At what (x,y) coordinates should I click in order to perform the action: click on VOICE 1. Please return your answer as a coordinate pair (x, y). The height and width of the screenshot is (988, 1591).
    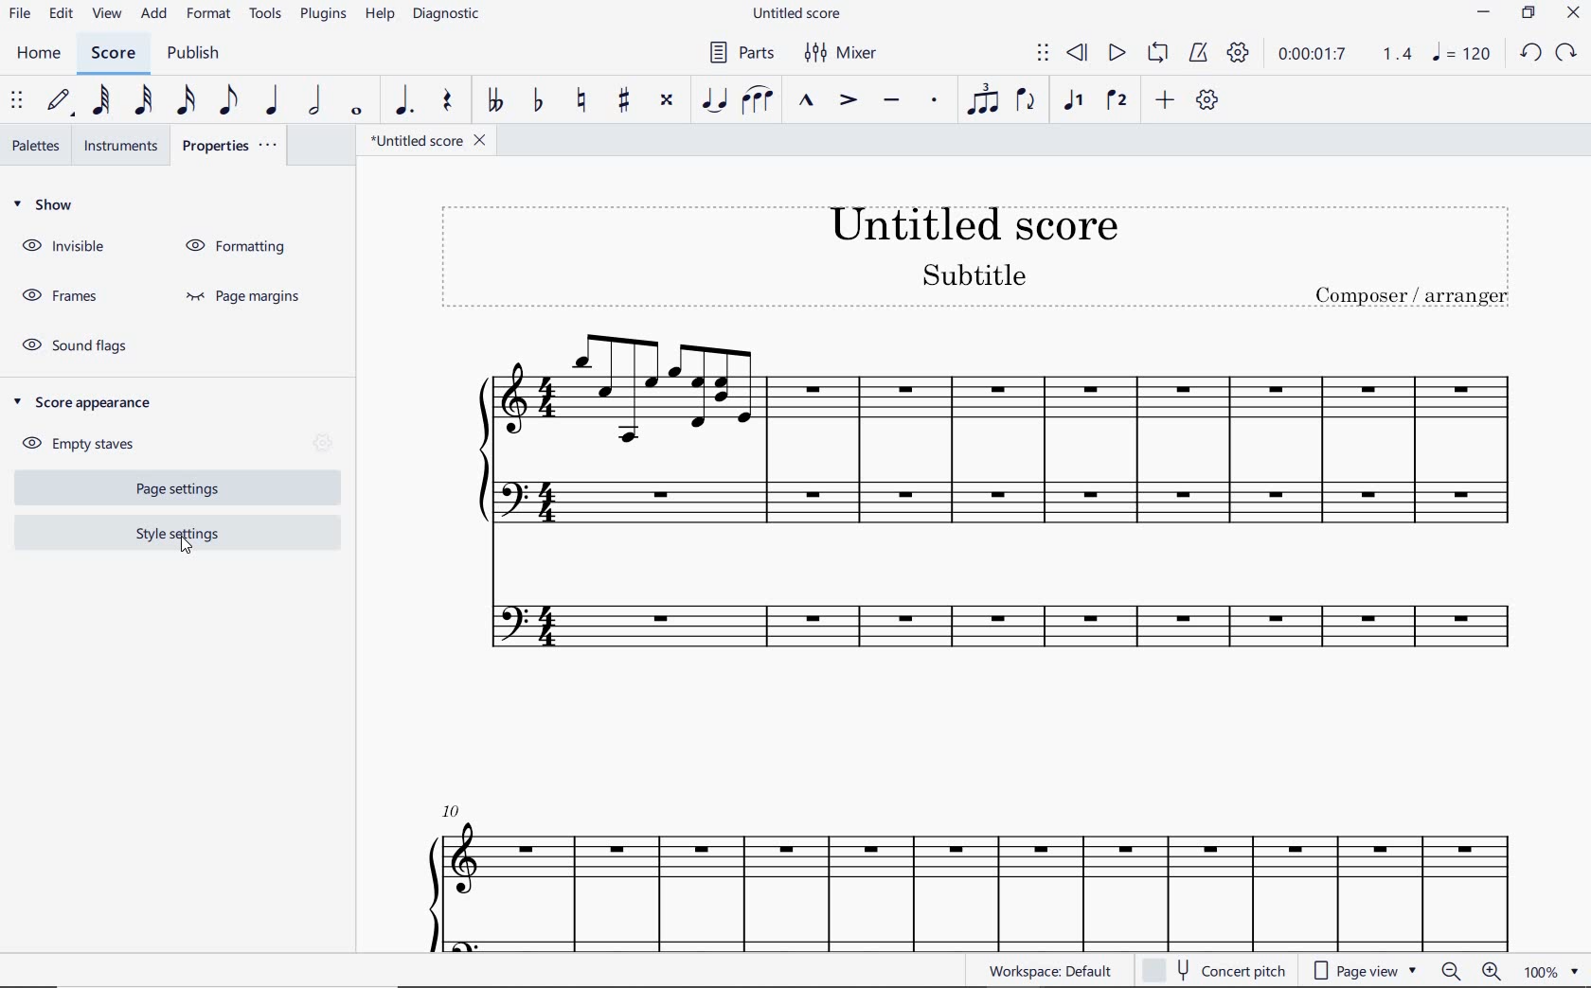
    Looking at the image, I should click on (1069, 102).